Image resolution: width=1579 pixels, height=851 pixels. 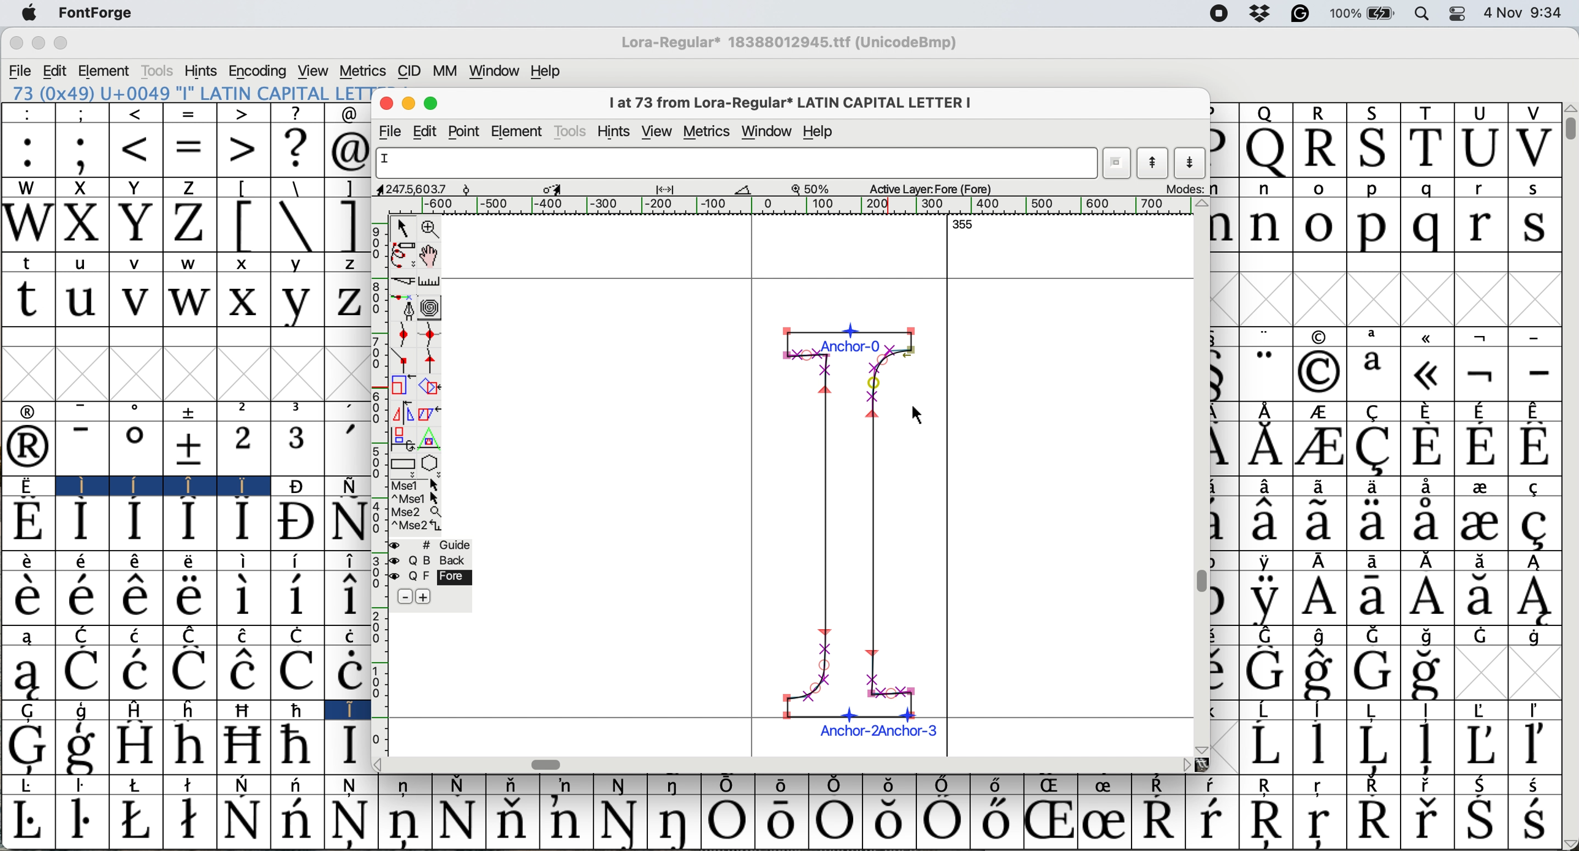 What do you see at coordinates (355, 786) in the screenshot?
I see `Symbol` at bounding box center [355, 786].